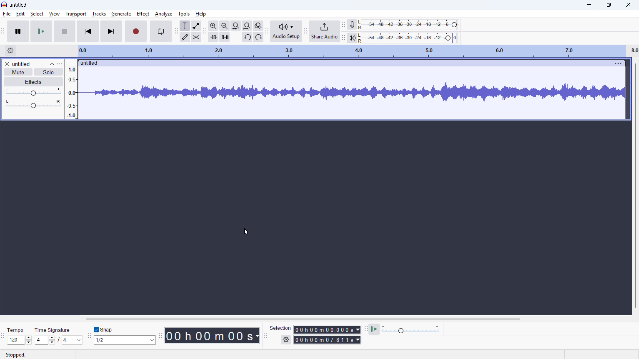 The width and height of the screenshot is (639, 359). I want to click on Set tempo , so click(19, 340).